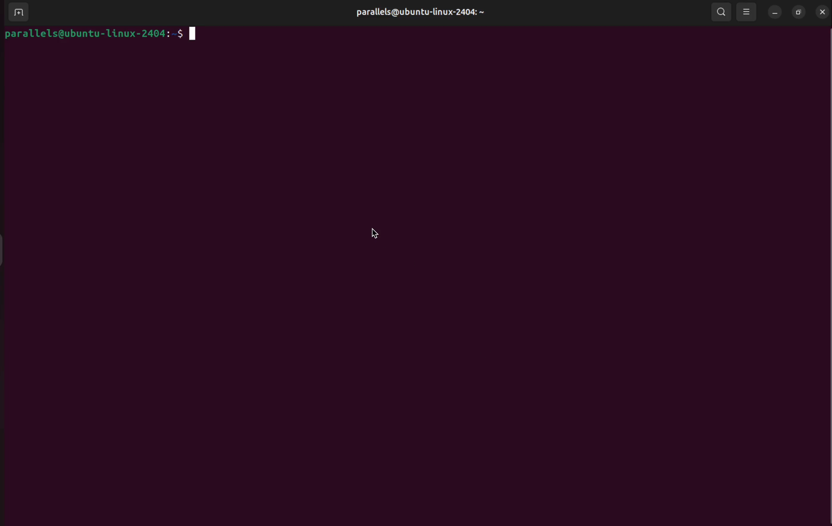 The height and width of the screenshot is (526, 832). I want to click on parallels@ubuntu-linux-2404: ~, so click(425, 15).